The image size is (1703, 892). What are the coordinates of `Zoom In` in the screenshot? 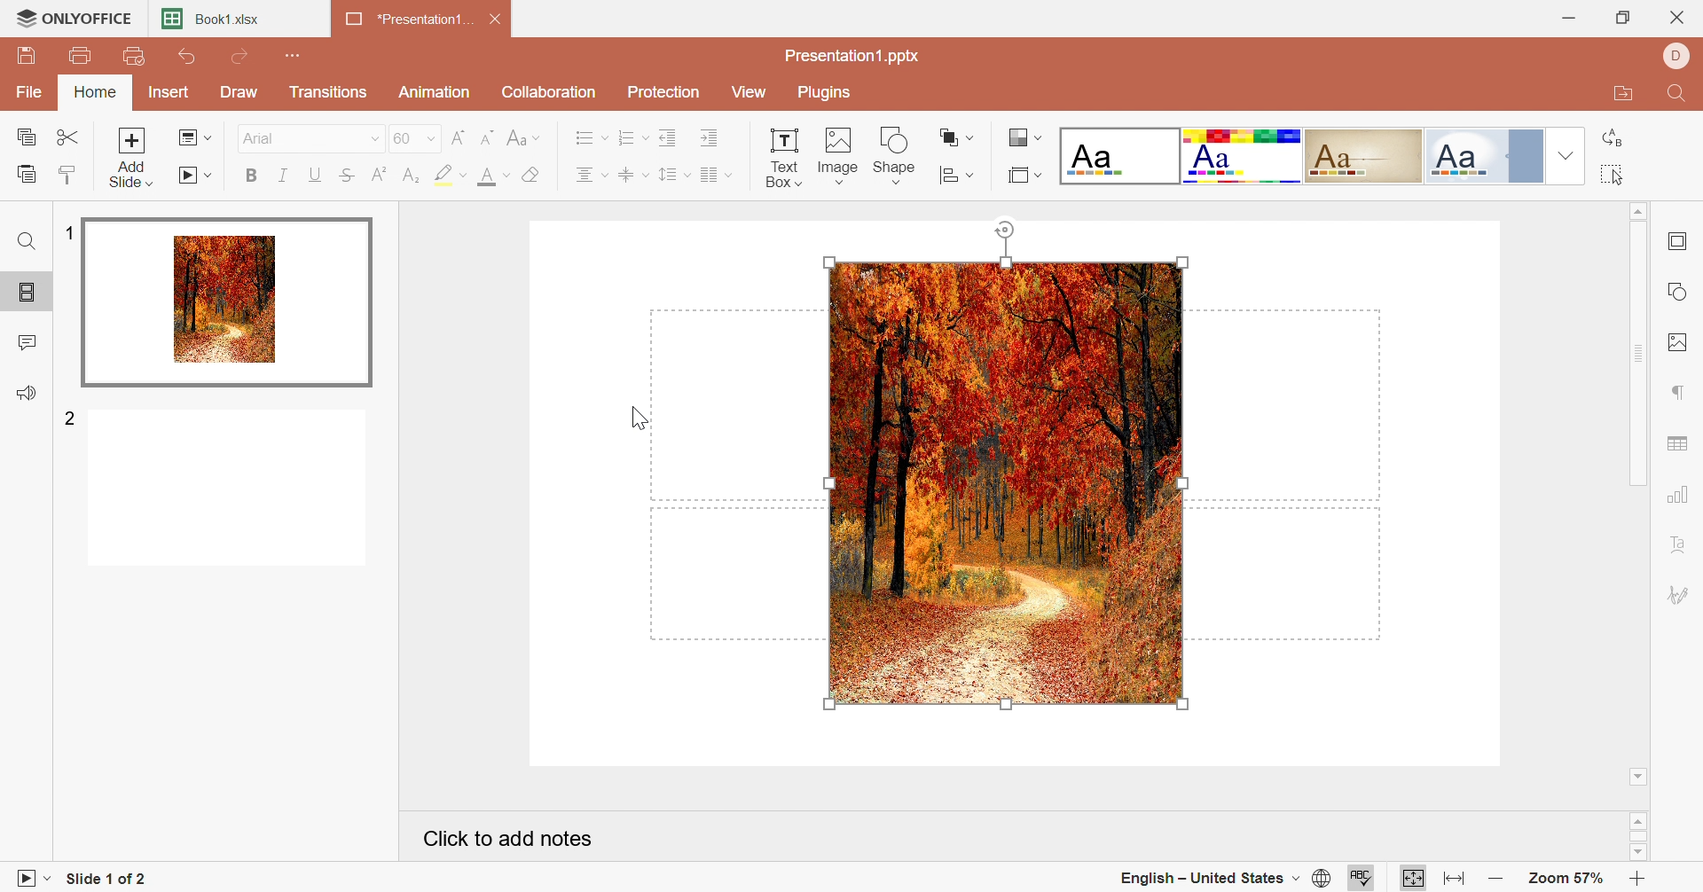 It's located at (1639, 878).